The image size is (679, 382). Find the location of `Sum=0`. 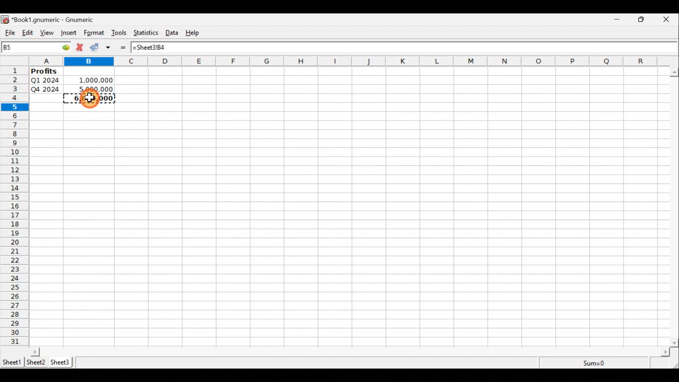

Sum=0 is located at coordinates (595, 364).